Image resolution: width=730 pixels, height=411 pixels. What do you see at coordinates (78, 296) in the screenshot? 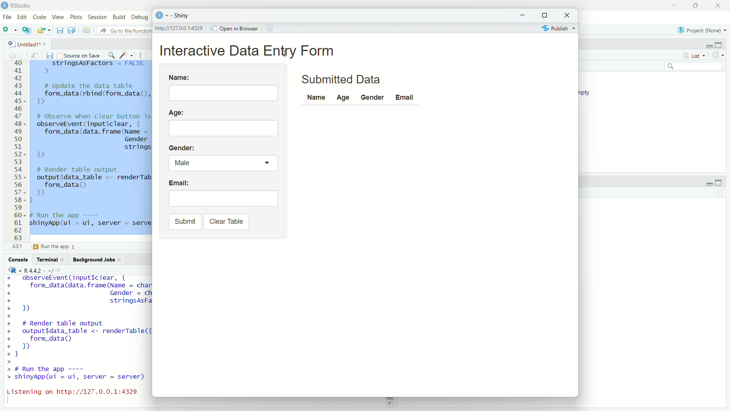
I see `code to observe when clear button is clicked` at bounding box center [78, 296].